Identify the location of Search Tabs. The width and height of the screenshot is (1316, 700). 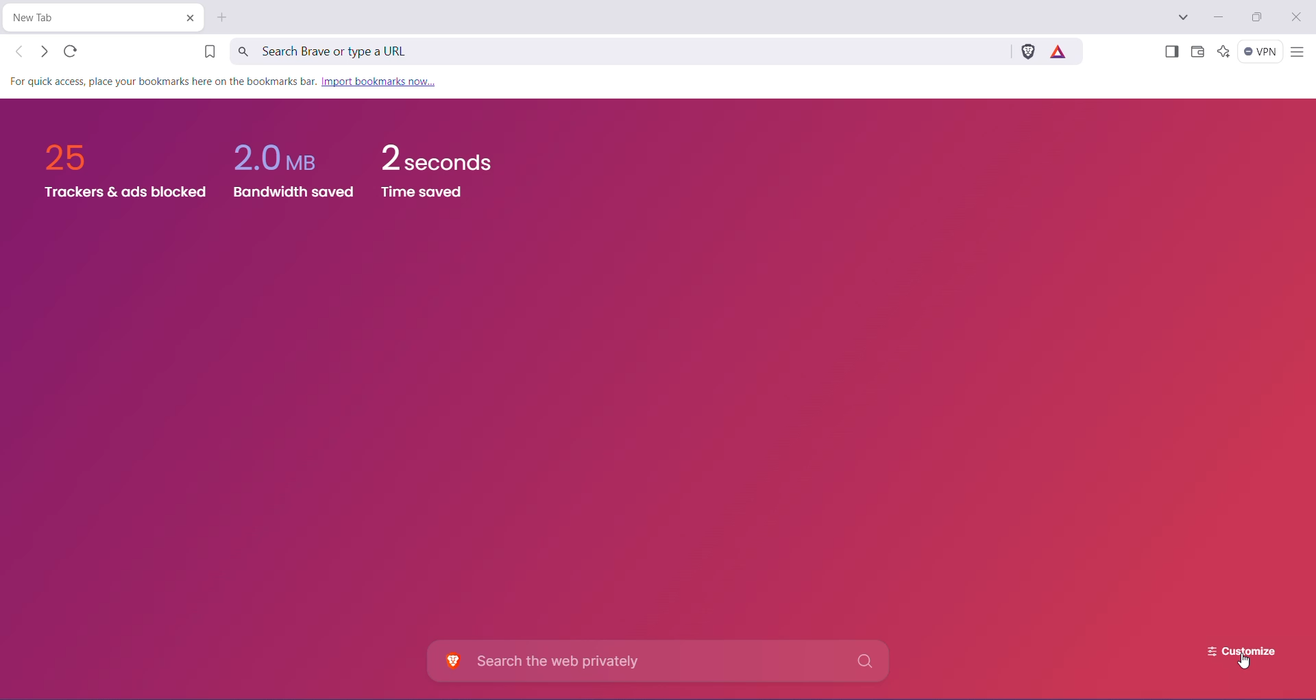
(1184, 18).